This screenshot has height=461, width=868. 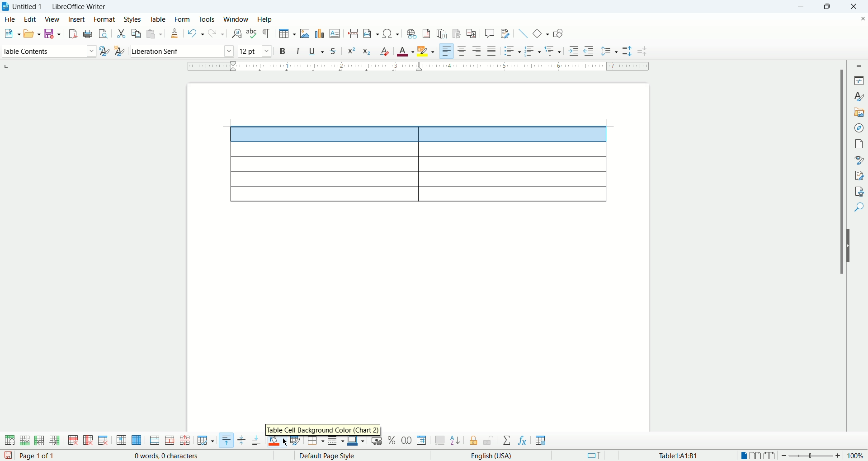 What do you see at coordinates (446, 50) in the screenshot?
I see `align right` at bounding box center [446, 50].